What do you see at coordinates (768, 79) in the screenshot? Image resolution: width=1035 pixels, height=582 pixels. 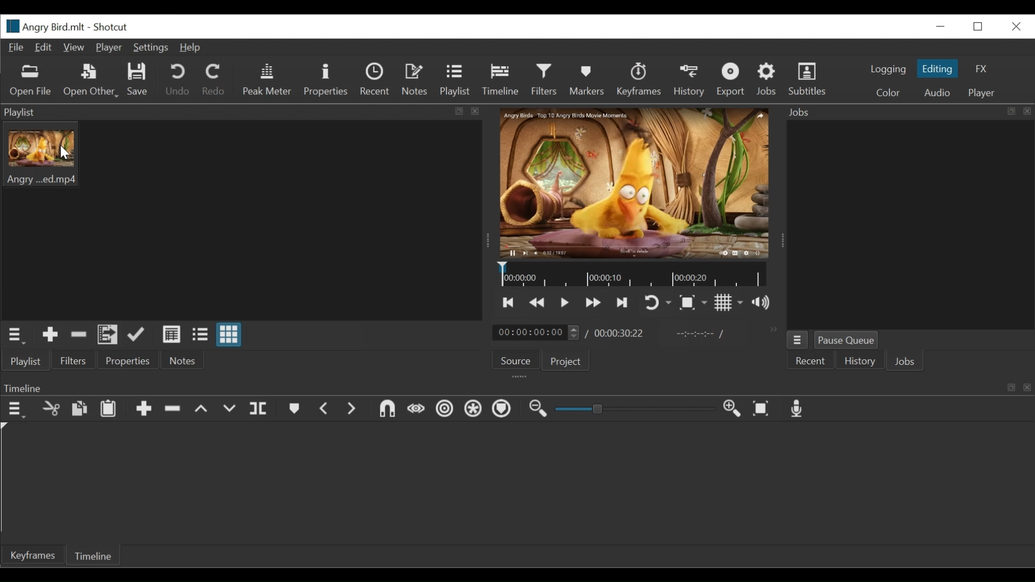 I see `Jobs` at bounding box center [768, 79].